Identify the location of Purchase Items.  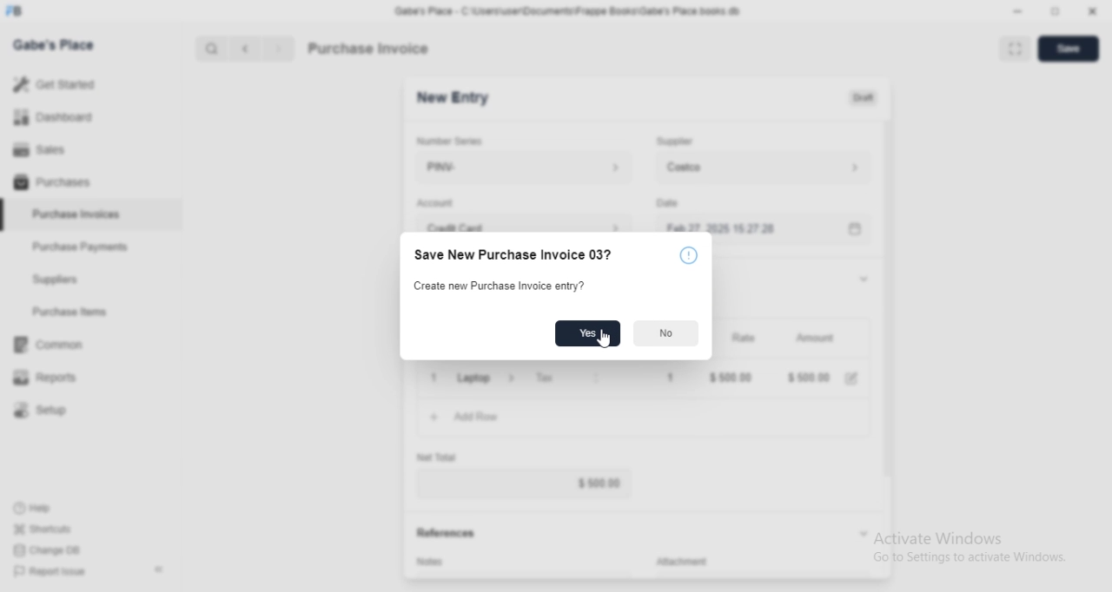
(91, 312).